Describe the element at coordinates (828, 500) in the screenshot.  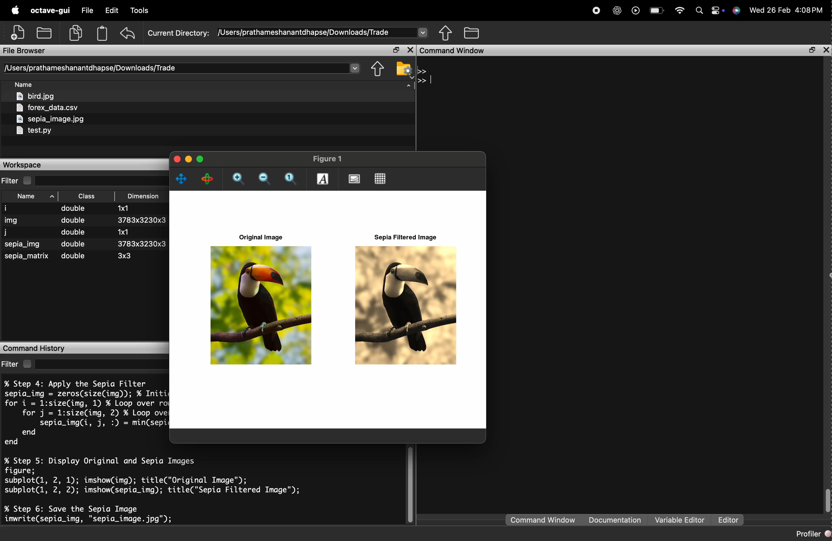
I see `scrollbar` at that location.